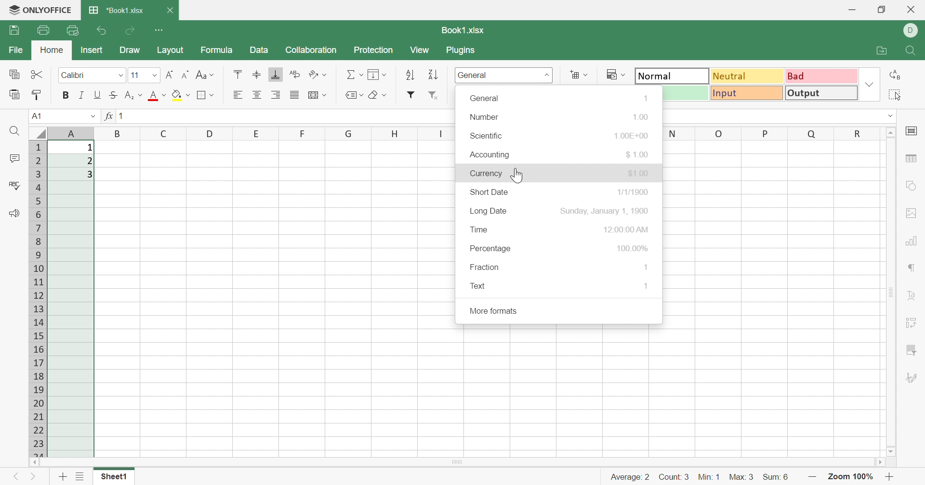 The image size is (925, 485). I want to click on Neutral, so click(748, 76).